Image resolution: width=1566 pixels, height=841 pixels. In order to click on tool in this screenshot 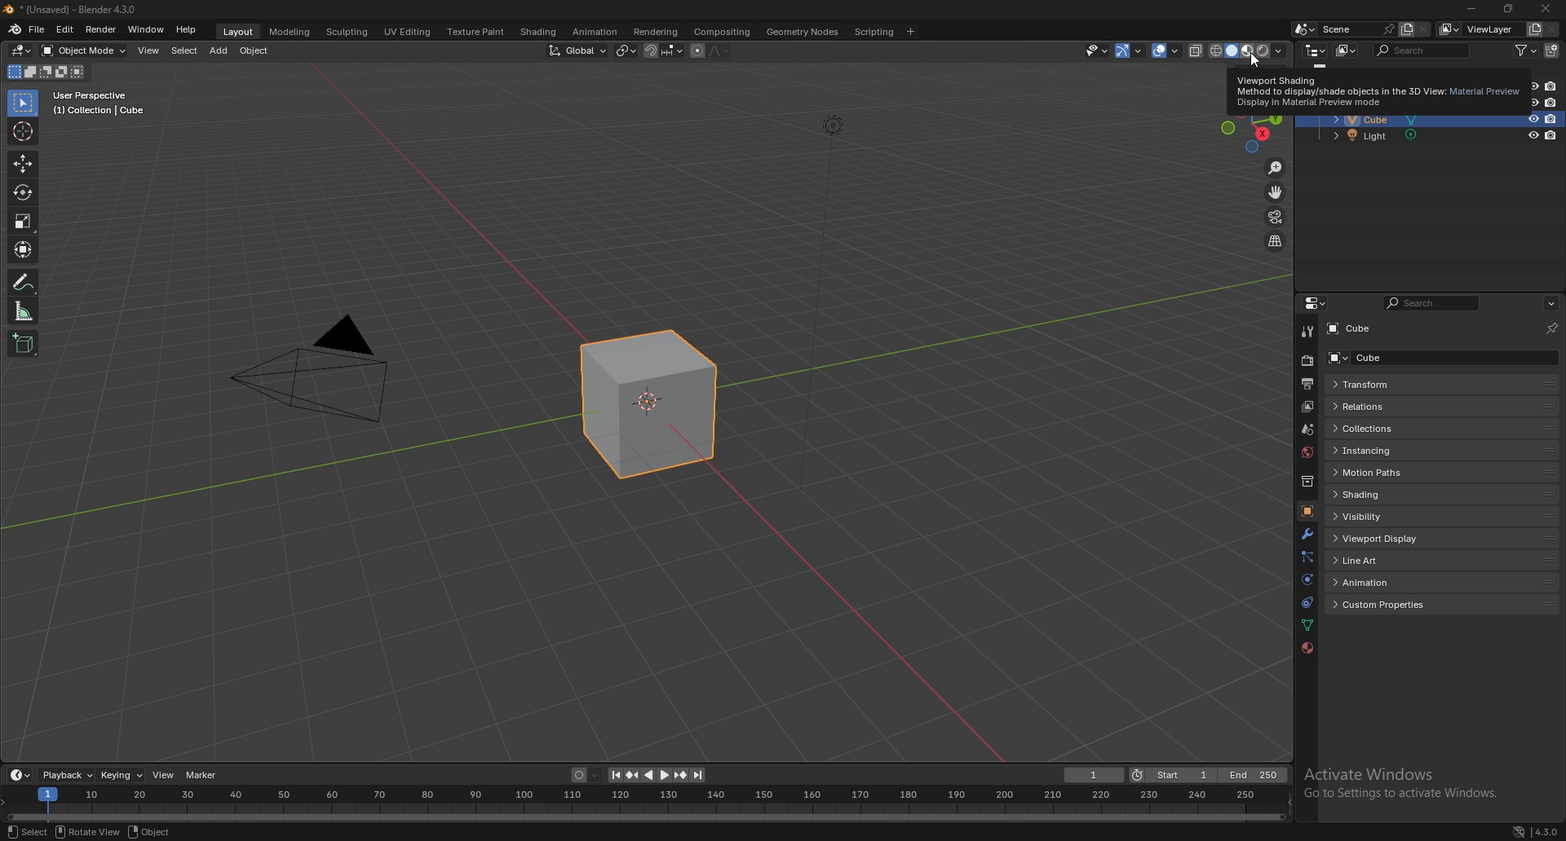, I will do `click(1306, 331)`.